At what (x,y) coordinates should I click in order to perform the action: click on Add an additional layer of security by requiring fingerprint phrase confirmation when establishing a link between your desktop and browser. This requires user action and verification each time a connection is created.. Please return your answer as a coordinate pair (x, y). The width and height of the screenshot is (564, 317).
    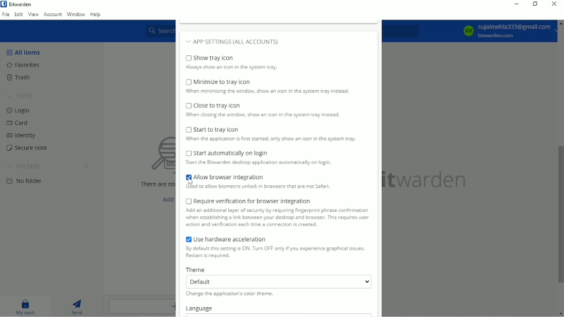
    Looking at the image, I should click on (278, 218).